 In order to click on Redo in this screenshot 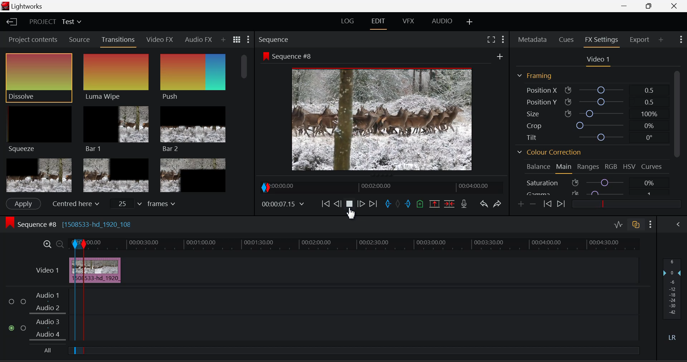, I will do `click(499, 204)`.